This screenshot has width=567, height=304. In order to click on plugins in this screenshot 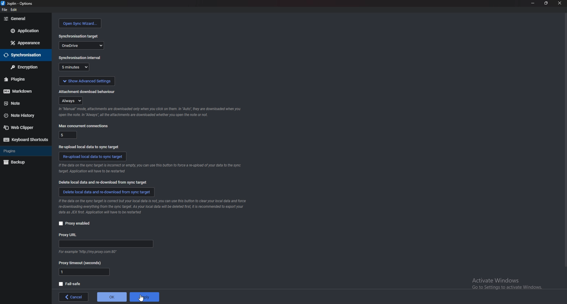, I will do `click(24, 79)`.